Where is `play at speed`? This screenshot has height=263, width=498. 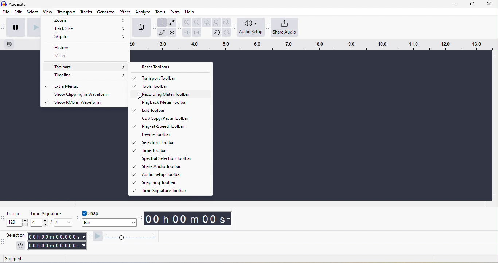 play at speed is located at coordinates (98, 237).